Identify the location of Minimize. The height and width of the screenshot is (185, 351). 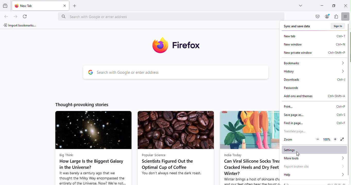
(321, 5).